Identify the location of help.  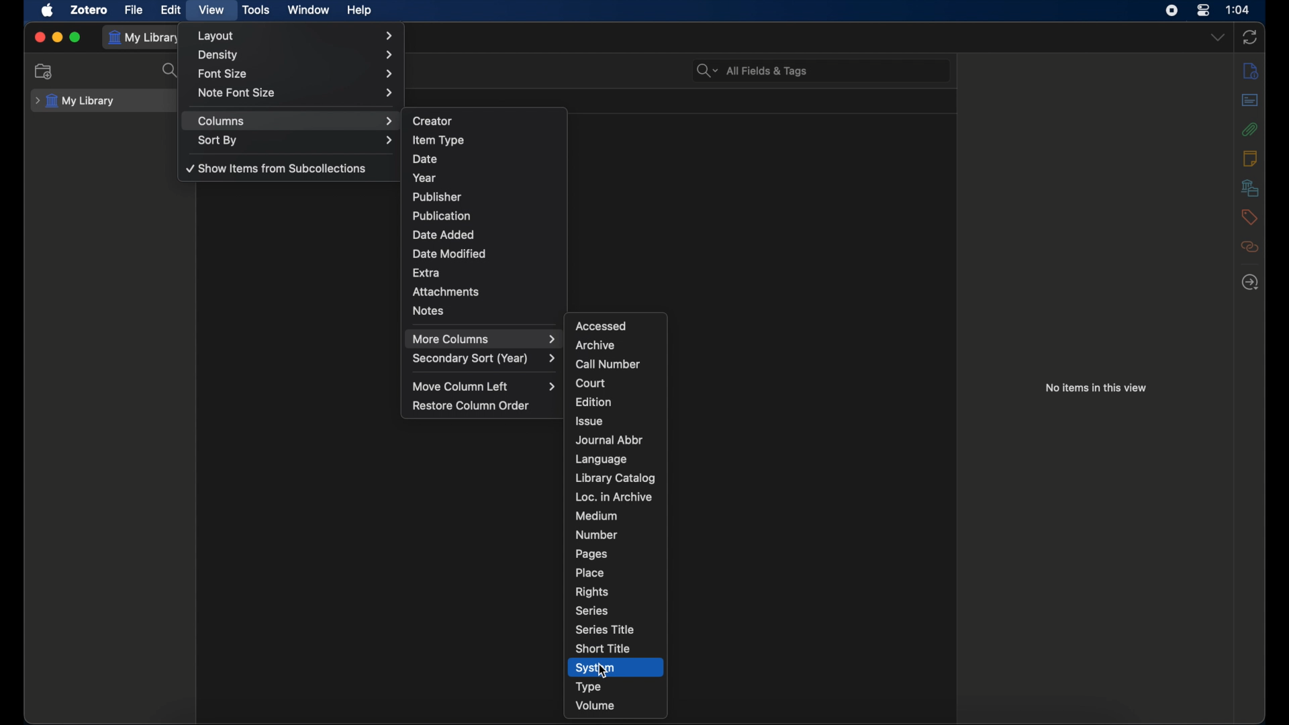
(359, 11).